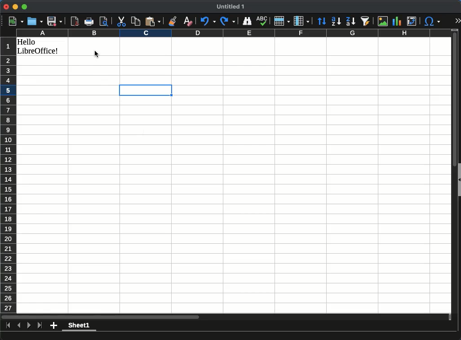 The image size is (461, 340). What do you see at coordinates (120, 21) in the screenshot?
I see `cut` at bounding box center [120, 21].